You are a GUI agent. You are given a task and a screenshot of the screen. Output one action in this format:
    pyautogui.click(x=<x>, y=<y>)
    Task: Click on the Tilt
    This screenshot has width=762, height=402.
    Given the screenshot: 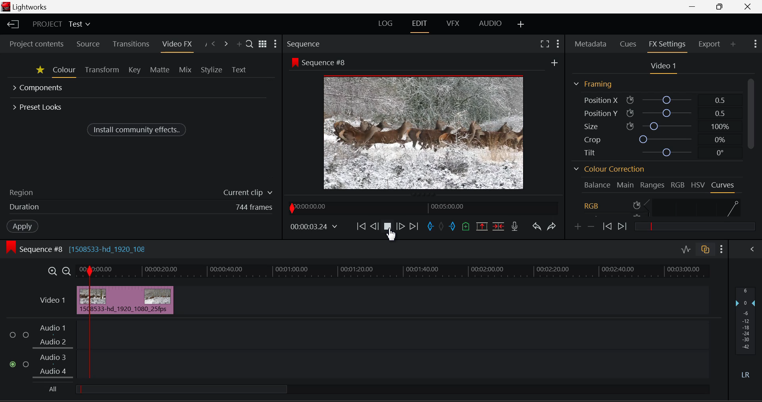 What is the action you would take?
    pyautogui.click(x=654, y=152)
    